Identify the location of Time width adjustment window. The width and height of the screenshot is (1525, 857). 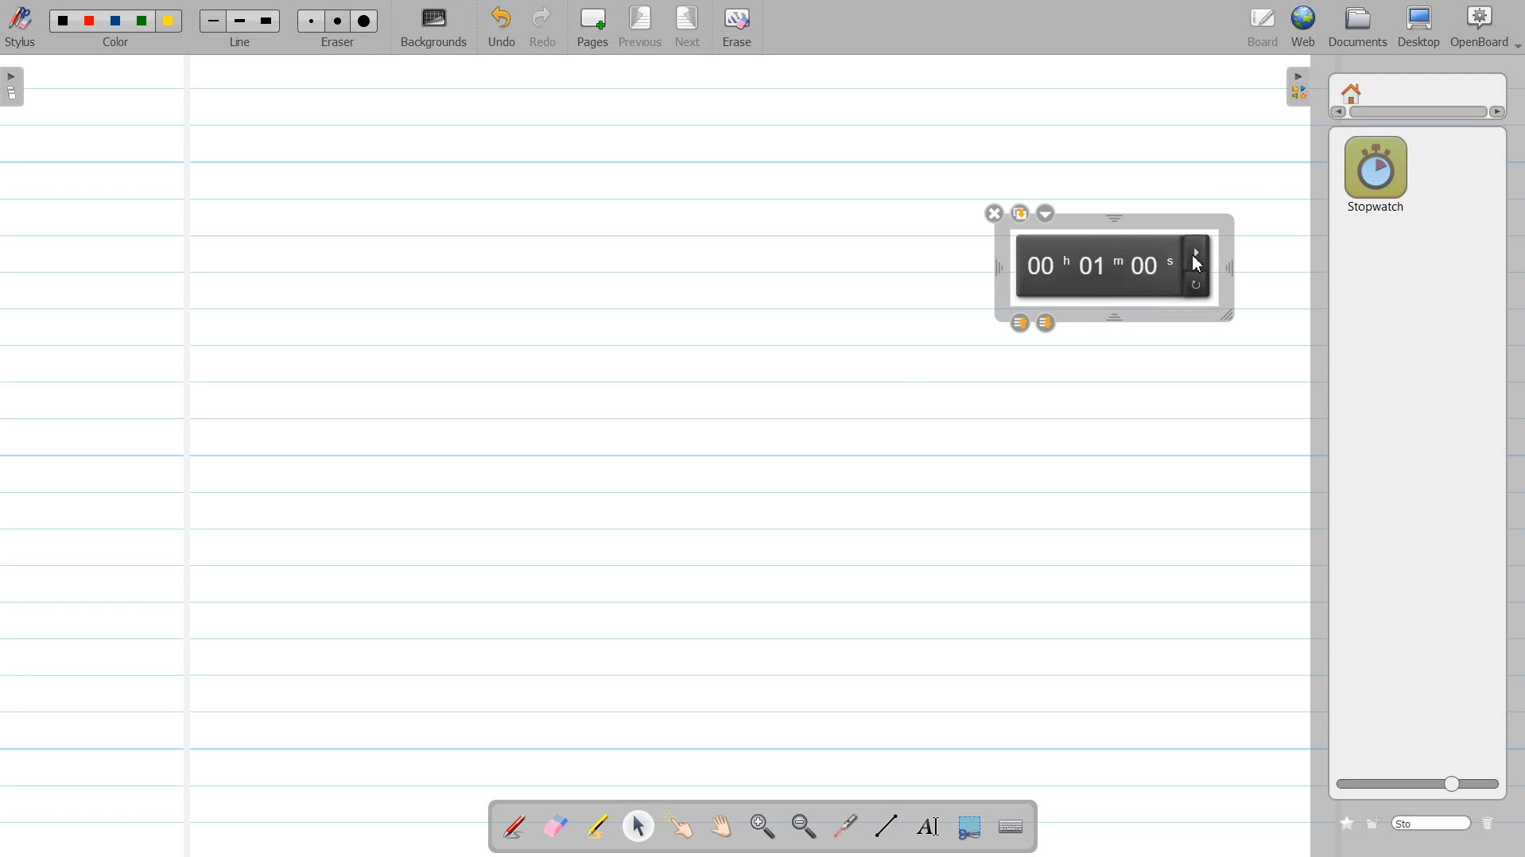
(1228, 268).